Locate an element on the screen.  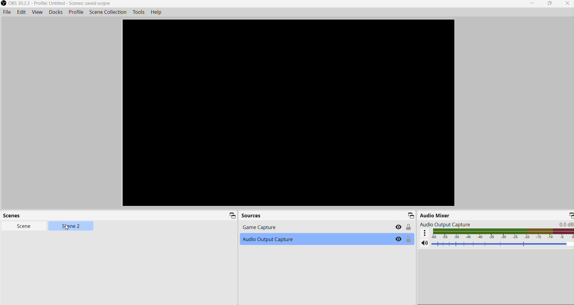
Volume mute/unmute is located at coordinates (425, 243).